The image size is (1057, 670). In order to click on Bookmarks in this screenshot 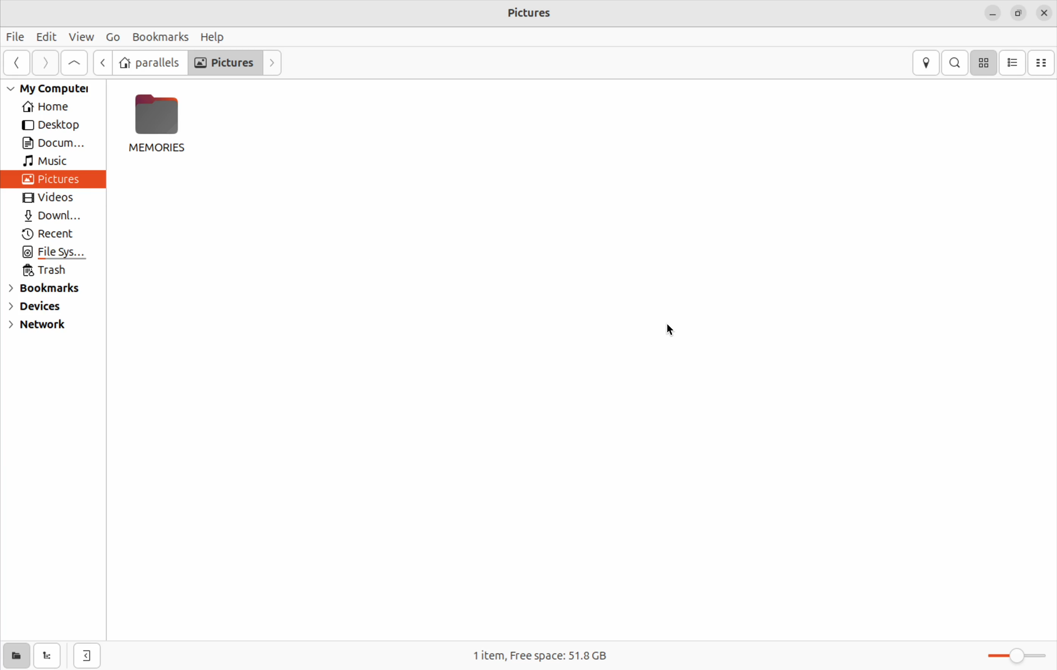, I will do `click(44, 287)`.